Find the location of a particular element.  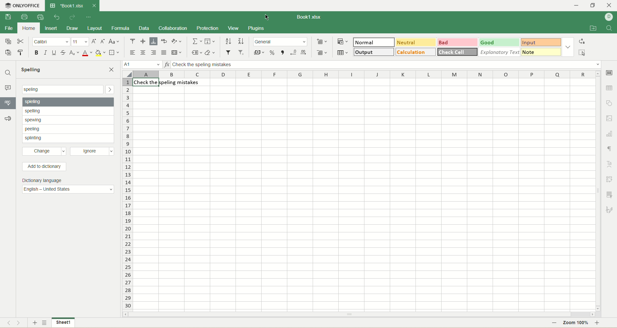

align top is located at coordinates (132, 40).